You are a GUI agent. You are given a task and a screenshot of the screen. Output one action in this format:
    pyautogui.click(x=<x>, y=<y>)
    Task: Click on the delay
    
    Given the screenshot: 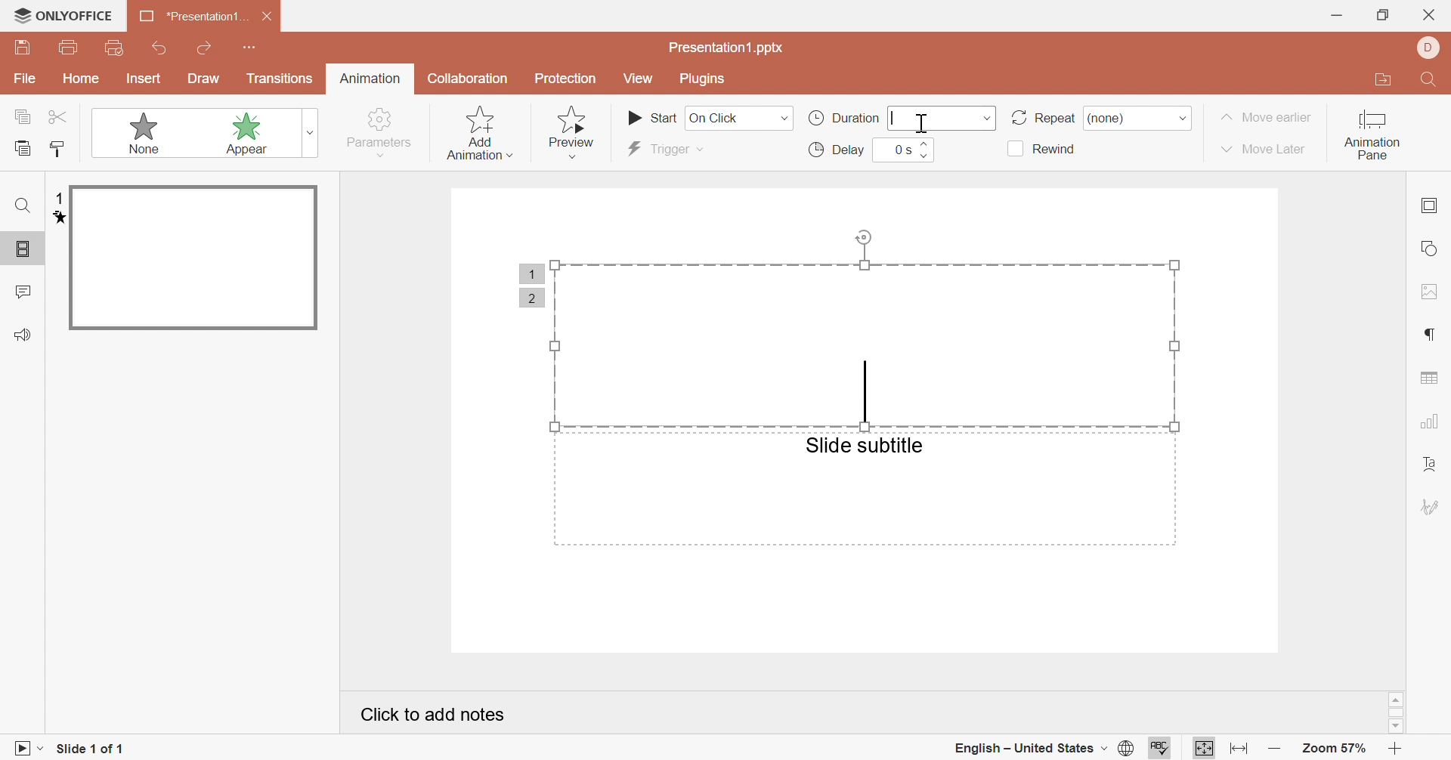 What is the action you would take?
    pyautogui.click(x=838, y=150)
    